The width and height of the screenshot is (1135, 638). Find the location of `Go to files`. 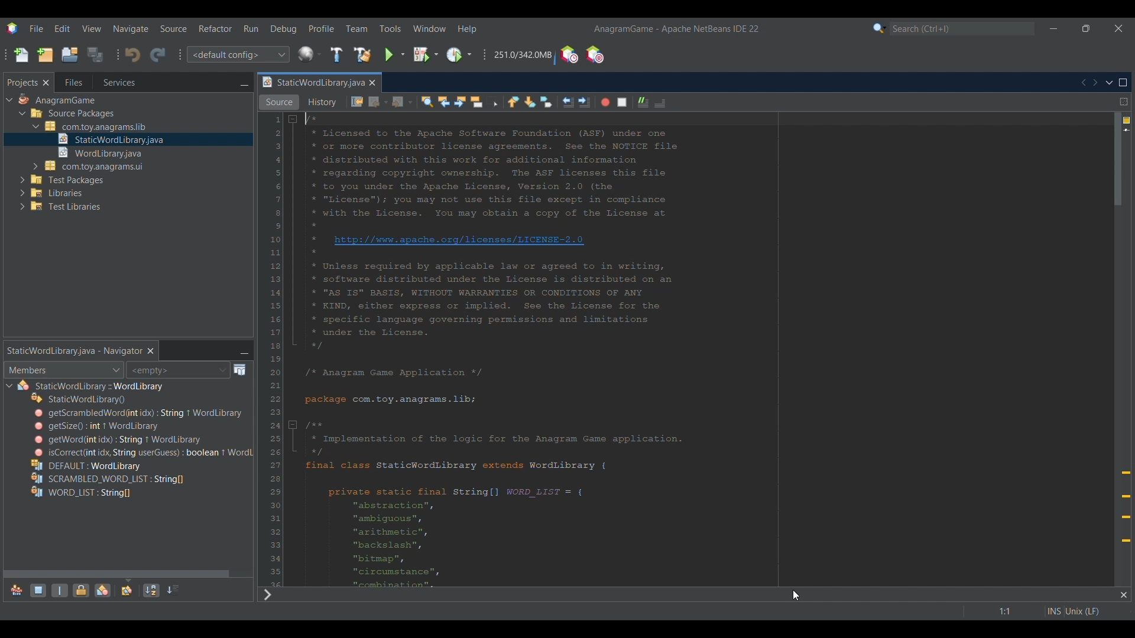

Go to files is located at coordinates (73, 82).